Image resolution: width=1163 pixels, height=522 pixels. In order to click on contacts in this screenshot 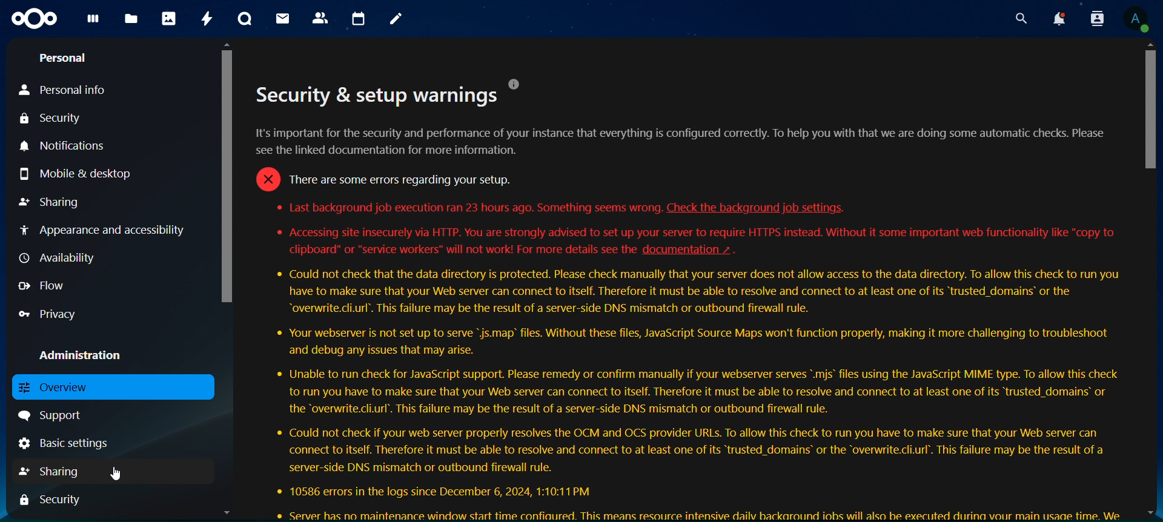, I will do `click(322, 18)`.